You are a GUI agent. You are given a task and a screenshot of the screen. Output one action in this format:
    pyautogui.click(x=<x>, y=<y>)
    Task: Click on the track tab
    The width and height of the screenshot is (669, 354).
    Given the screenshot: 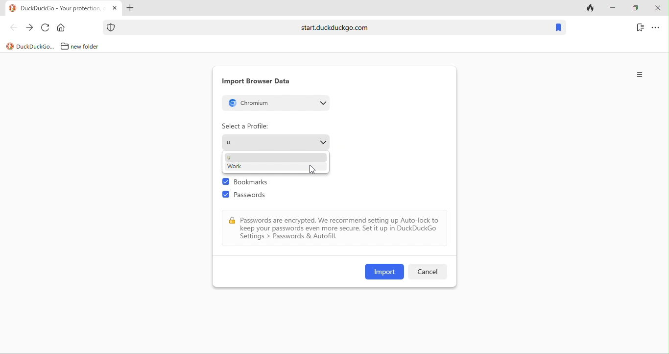 What is the action you would take?
    pyautogui.click(x=592, y=9)
    